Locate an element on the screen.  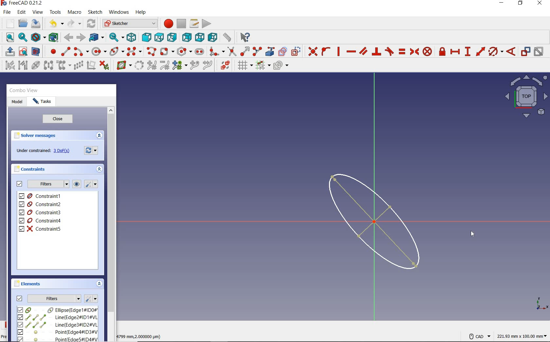
view sketch is located at coordinates (24, 51).